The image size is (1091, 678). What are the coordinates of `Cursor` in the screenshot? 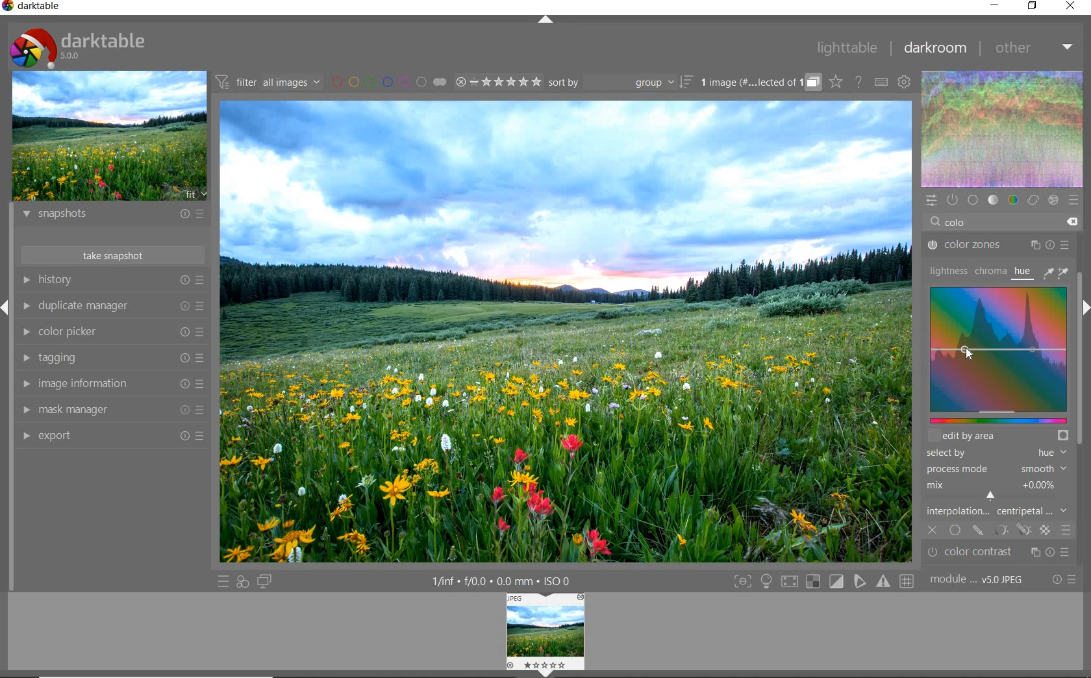 It's located at (973, 355).